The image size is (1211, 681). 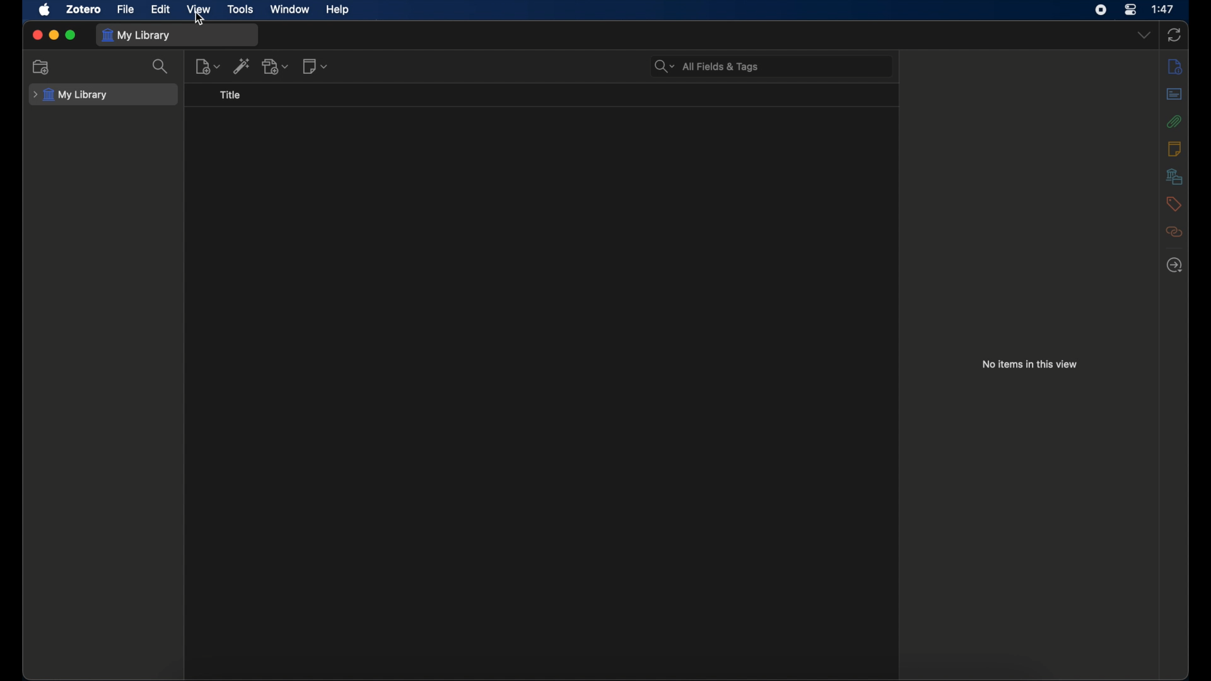 What do you see at coordinates (1030, 364) in the screenshot?
I see `no items in this view` at bounding box center [1030, 364].